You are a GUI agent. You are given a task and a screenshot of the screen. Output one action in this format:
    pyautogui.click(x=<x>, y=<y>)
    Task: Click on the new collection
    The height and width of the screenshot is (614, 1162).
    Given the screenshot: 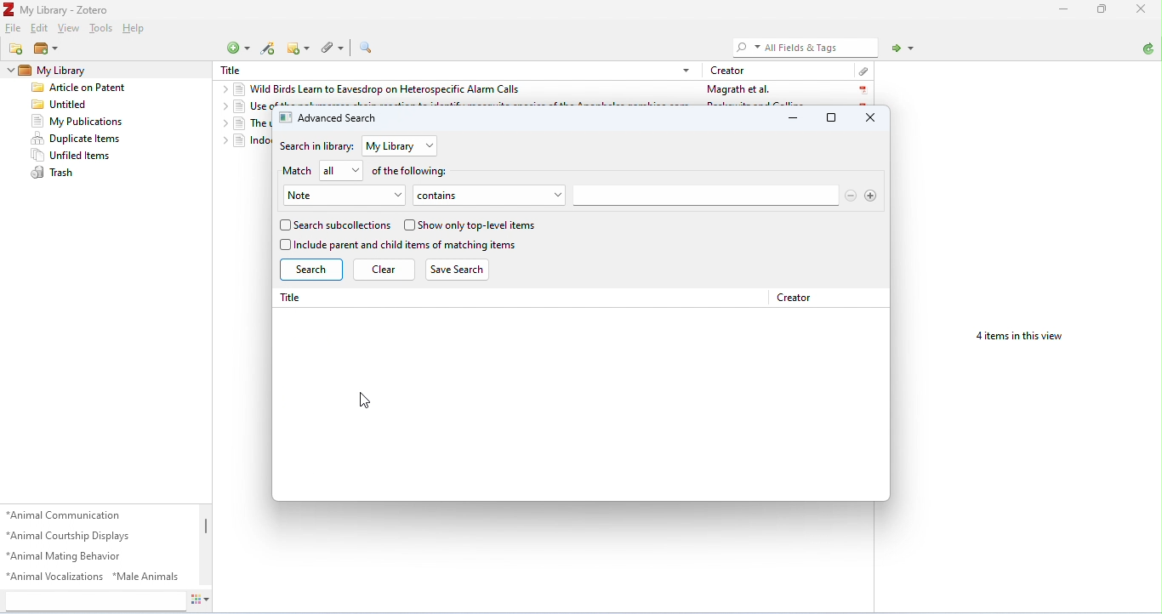 What is the action you would take?
    pyautogui.click(x=17, y=48)
    